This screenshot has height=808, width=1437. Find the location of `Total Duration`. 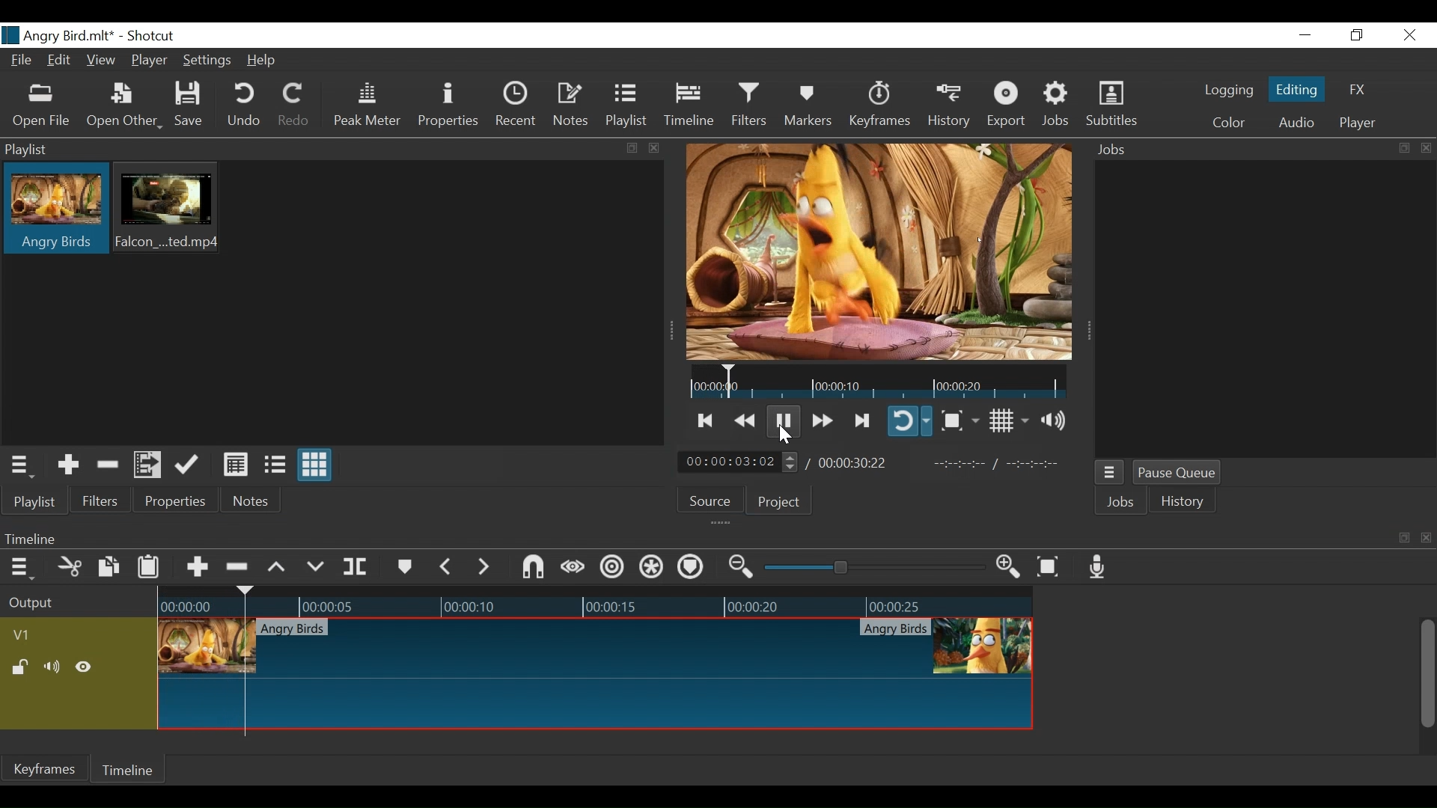

Total Duration is located at coordinates (858, 463).